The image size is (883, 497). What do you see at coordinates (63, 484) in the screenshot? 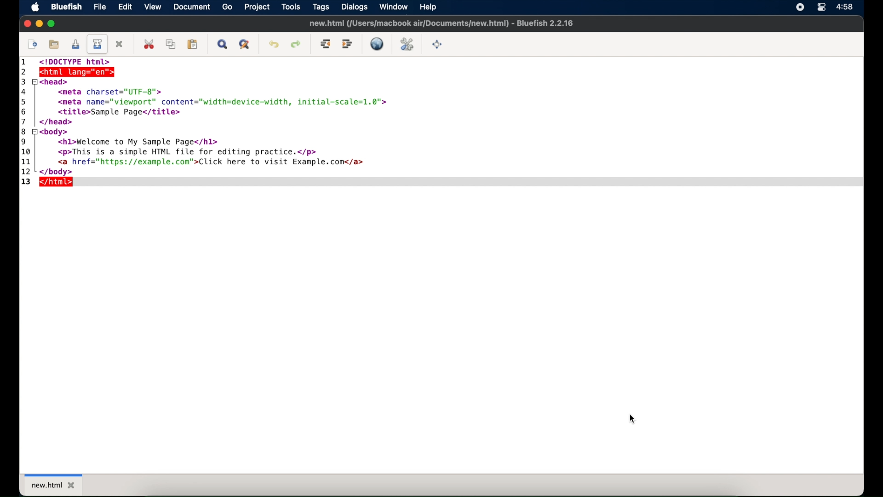
I see `untitled 0.html` at bounding box center [63, 484].